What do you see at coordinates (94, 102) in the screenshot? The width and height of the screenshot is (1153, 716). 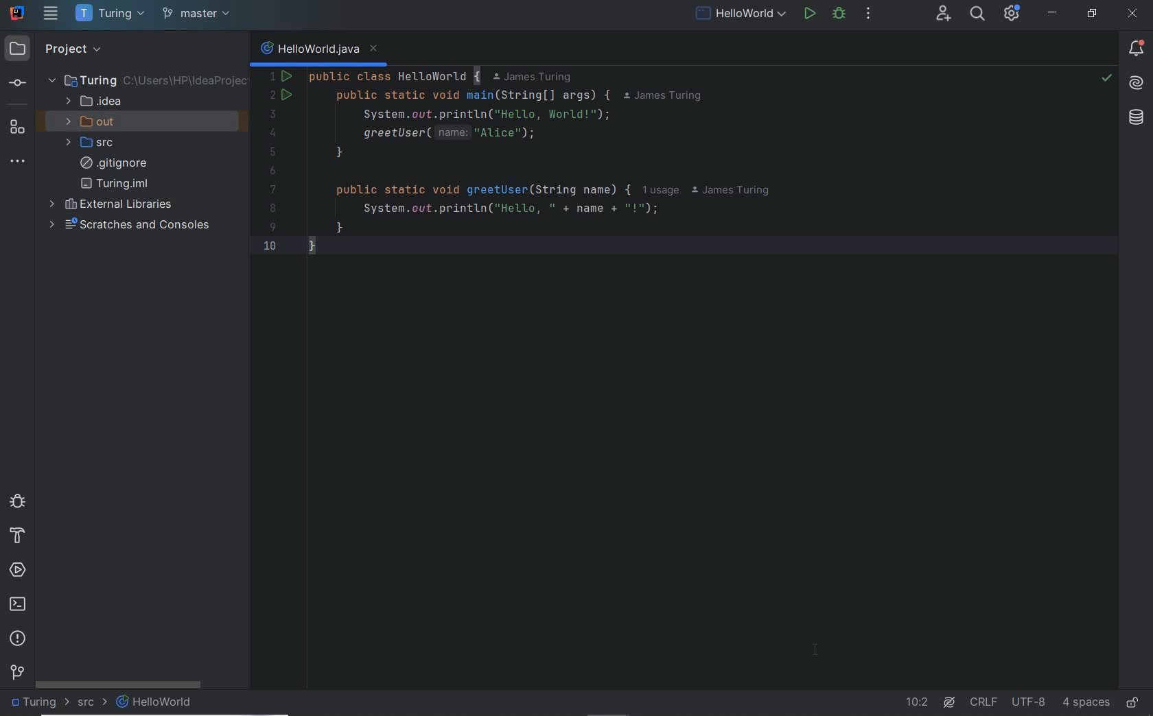 I see `.idea` at bounding box center [94, 102].